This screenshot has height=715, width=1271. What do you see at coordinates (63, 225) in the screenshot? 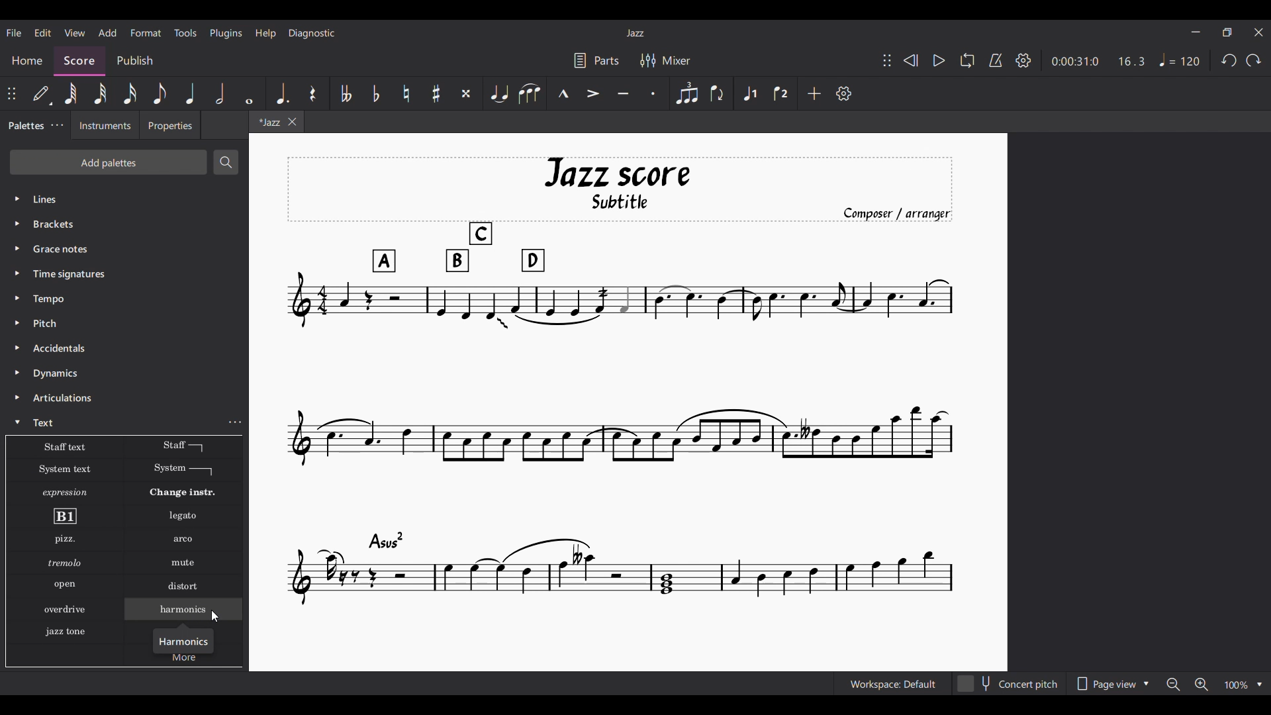
I see `Bracket` at bounding box center [63, 225].